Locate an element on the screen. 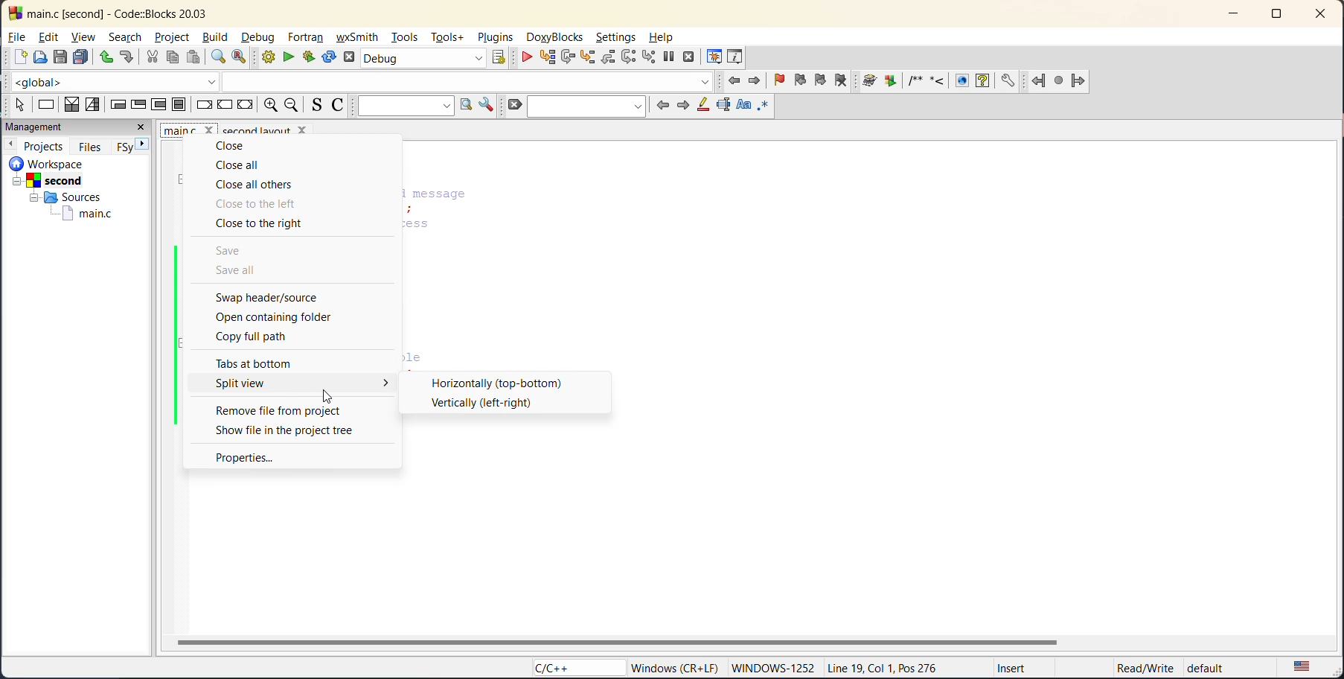 This screenshot has height=679, width=1344. instruction is located at coordinates (46, 106).